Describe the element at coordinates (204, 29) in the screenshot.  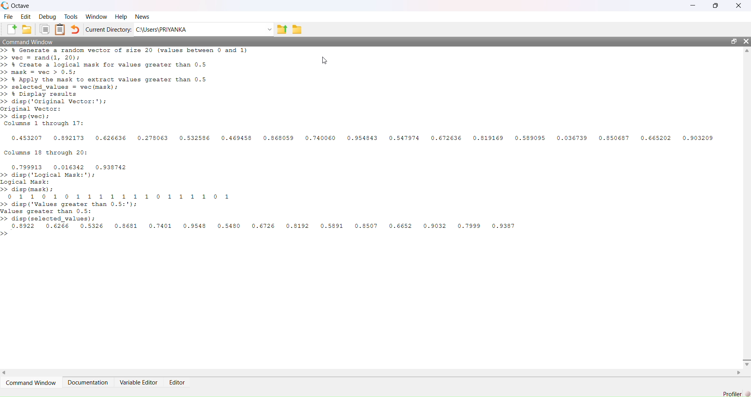
I see `C:\Users\Priyanka` at that location.